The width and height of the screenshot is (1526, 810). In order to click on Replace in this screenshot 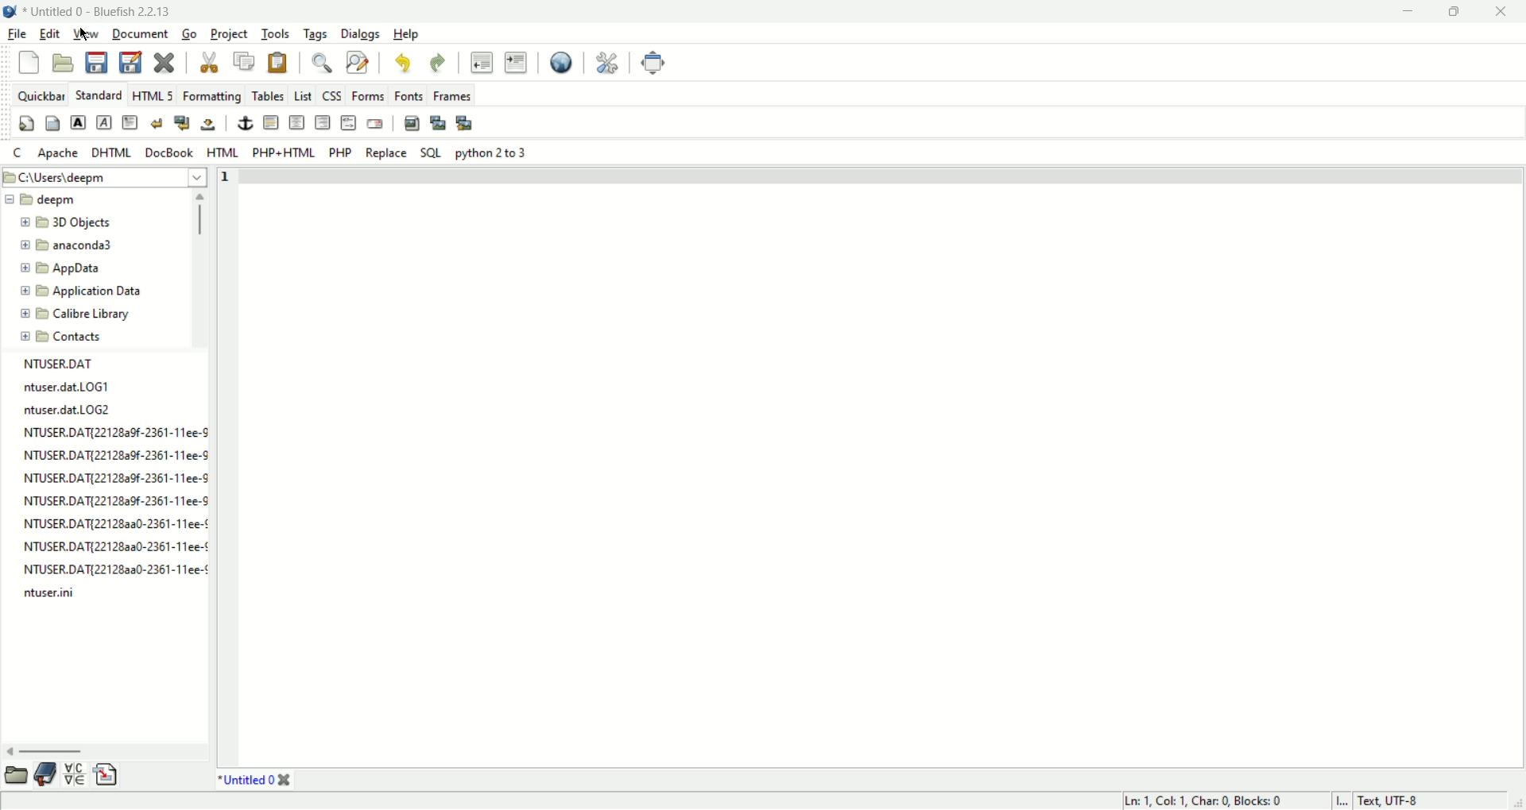, I will do `click(386, 153)`.